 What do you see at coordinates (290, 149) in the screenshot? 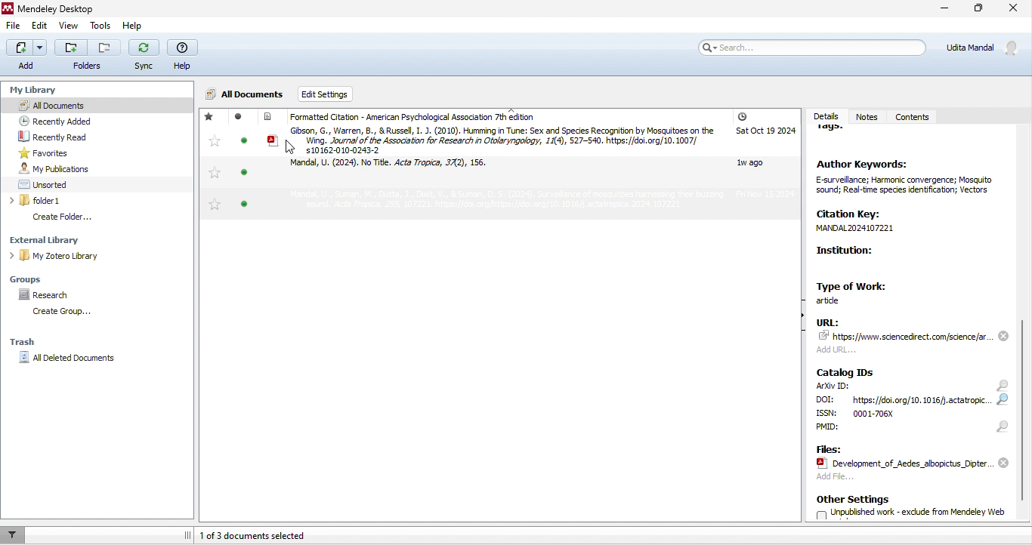
I see `cursor` at bounding box center [290, 149].